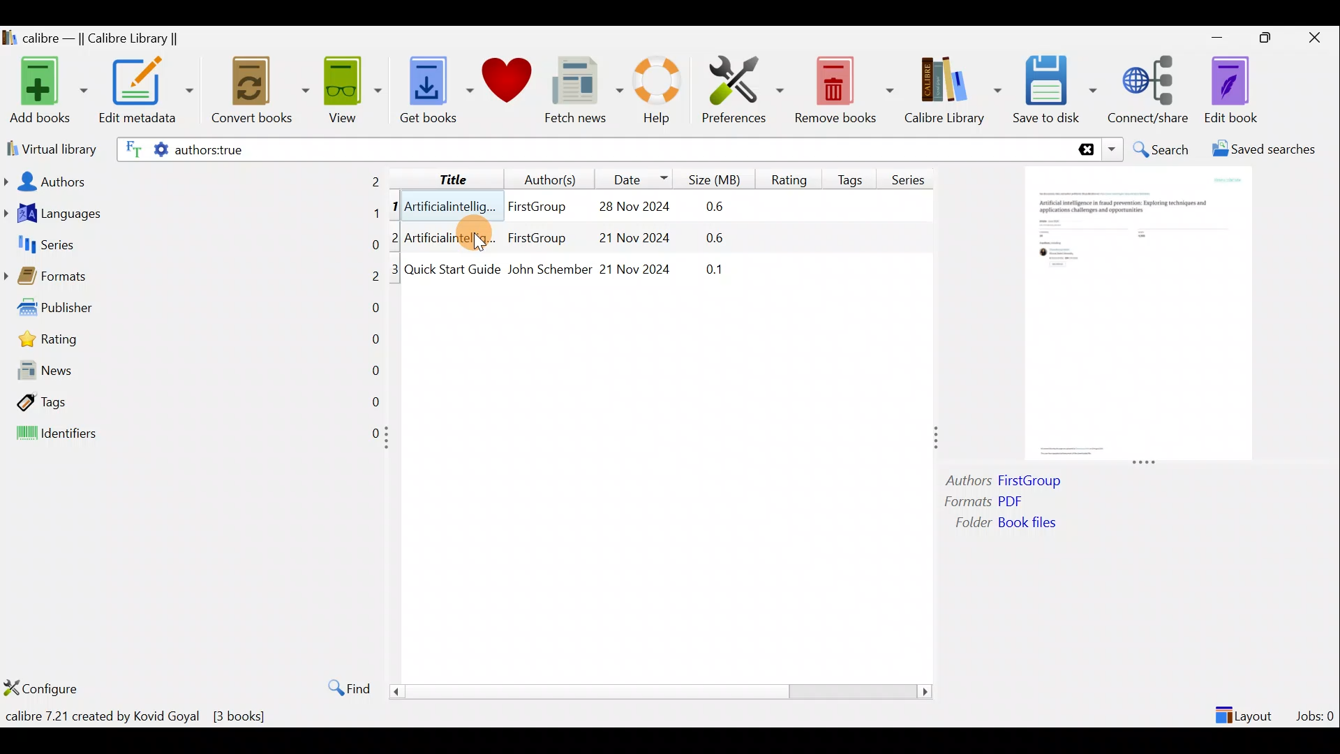  What do you see at coordinates (743, 89) in the screenshot?
I see `Preferences` at bounding box center [743, 89].